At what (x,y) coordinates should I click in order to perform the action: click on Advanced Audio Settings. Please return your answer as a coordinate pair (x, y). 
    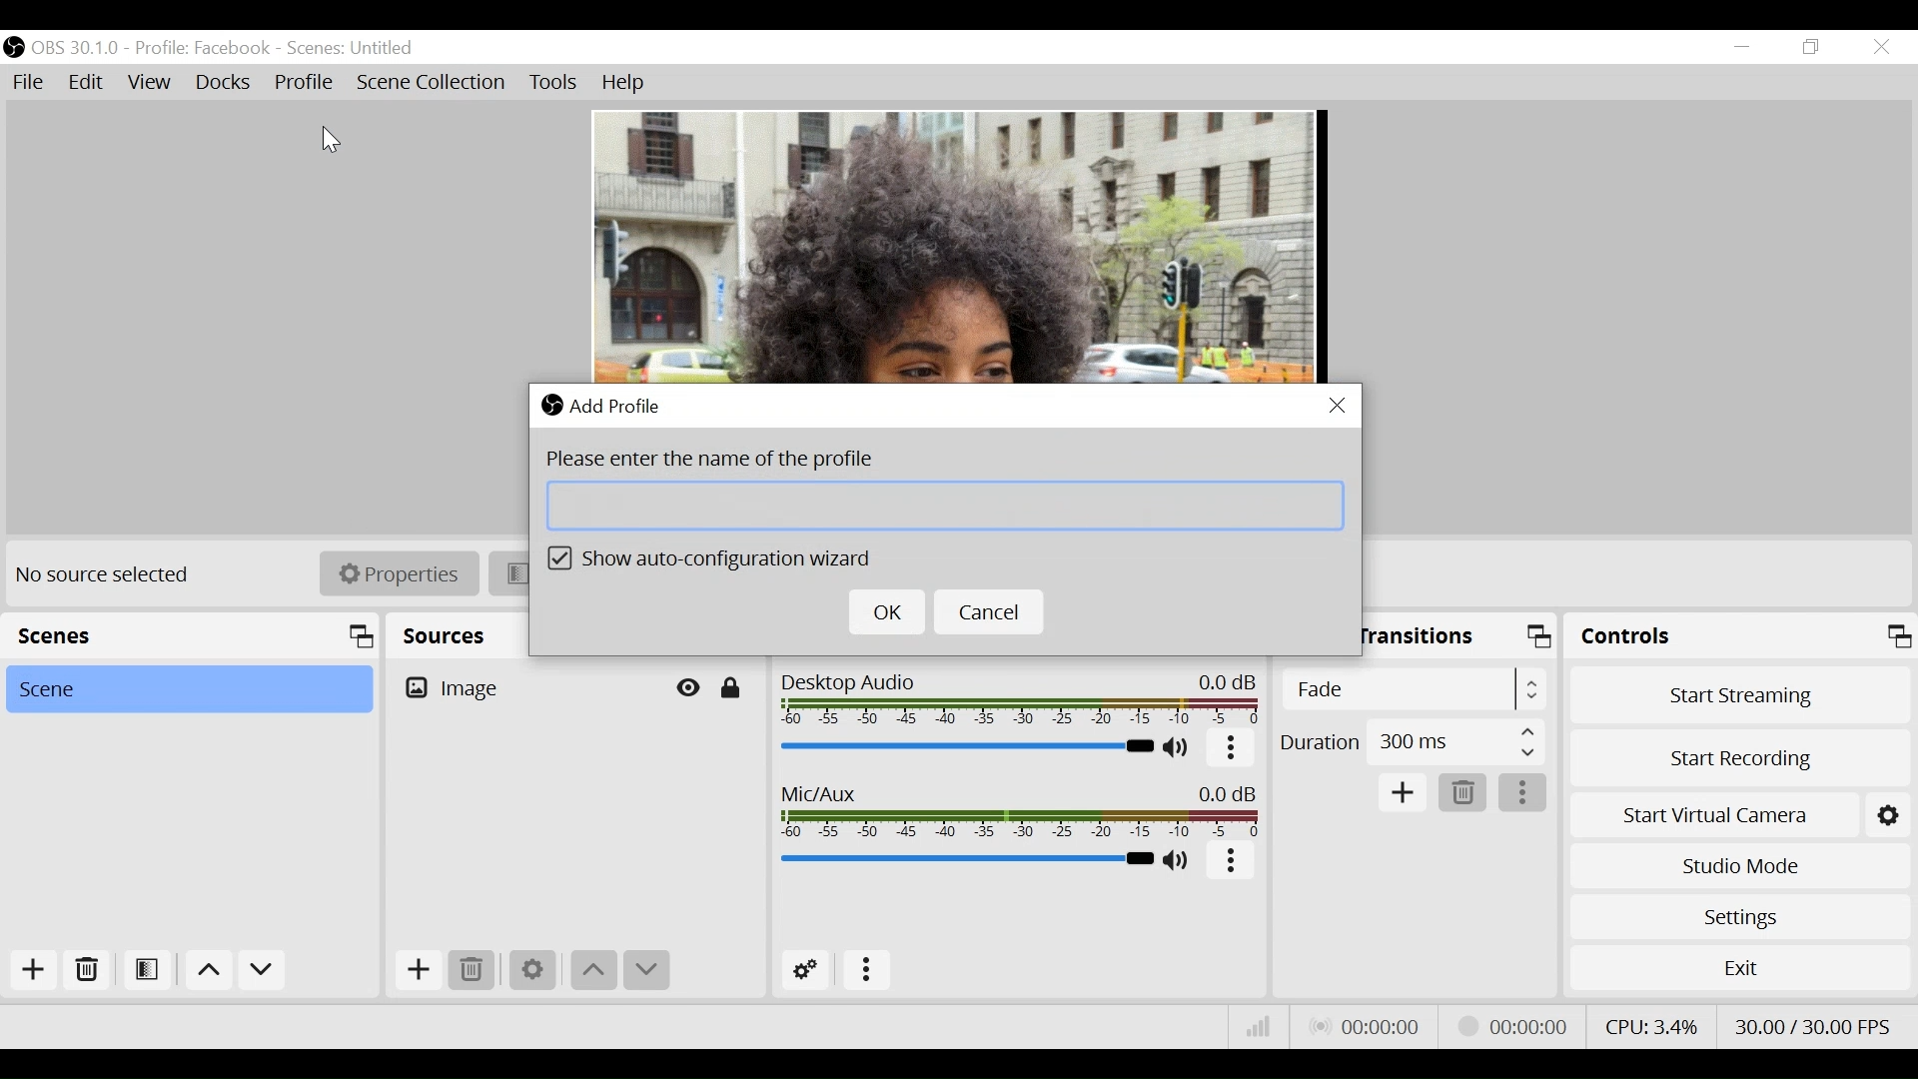
    Looking at the image, I should click on (807, 970).